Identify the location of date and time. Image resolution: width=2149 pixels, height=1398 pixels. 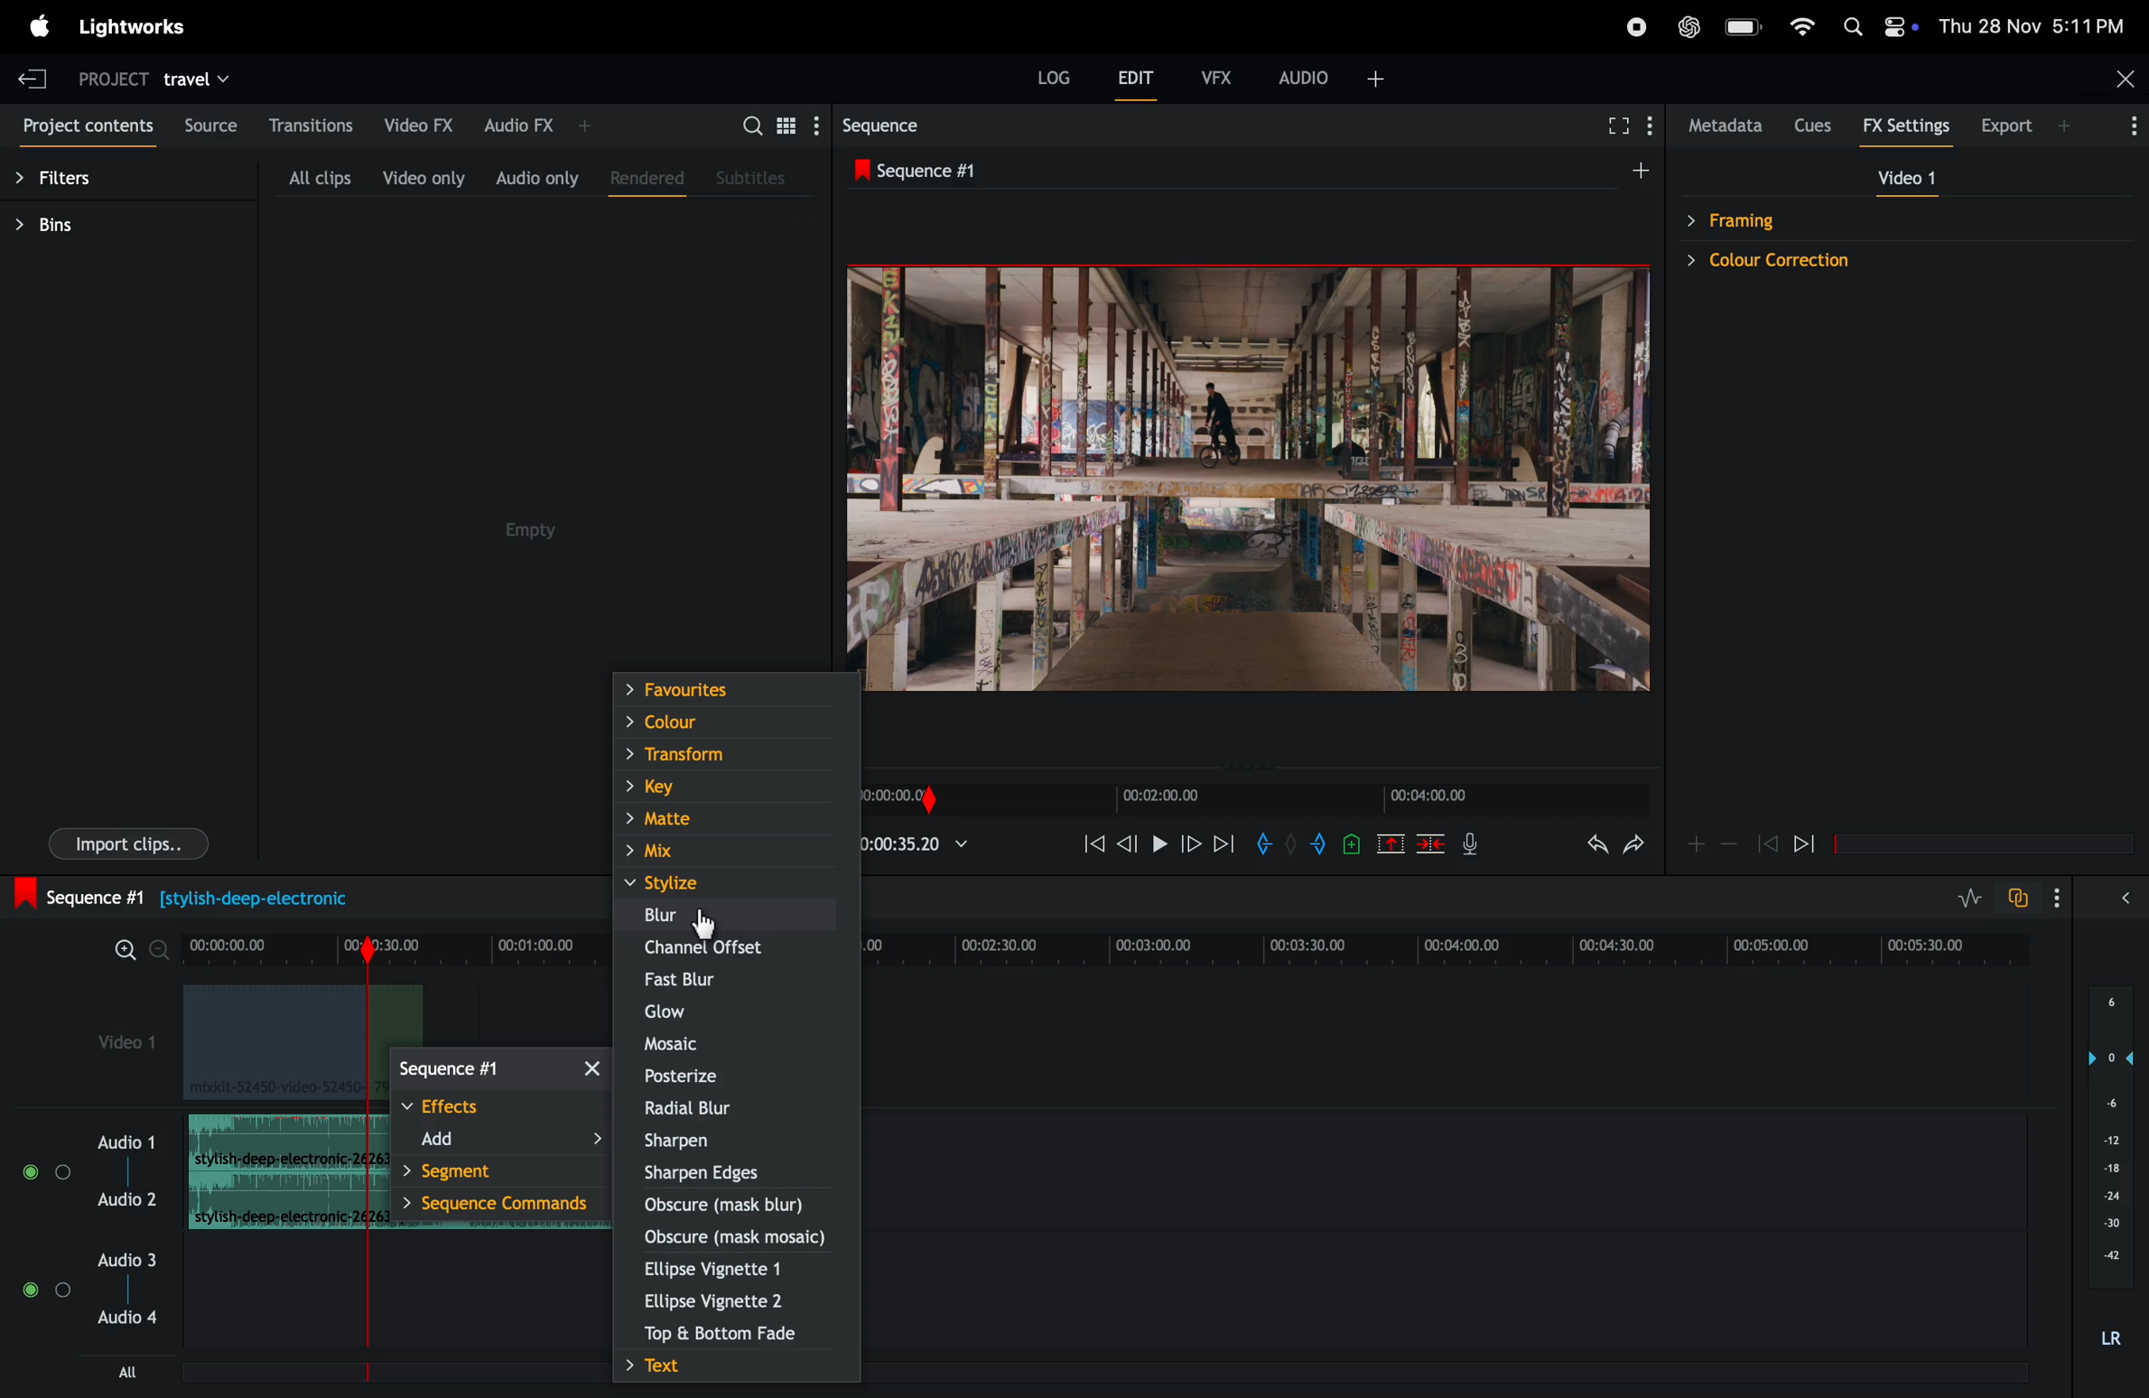
(2032, 25).